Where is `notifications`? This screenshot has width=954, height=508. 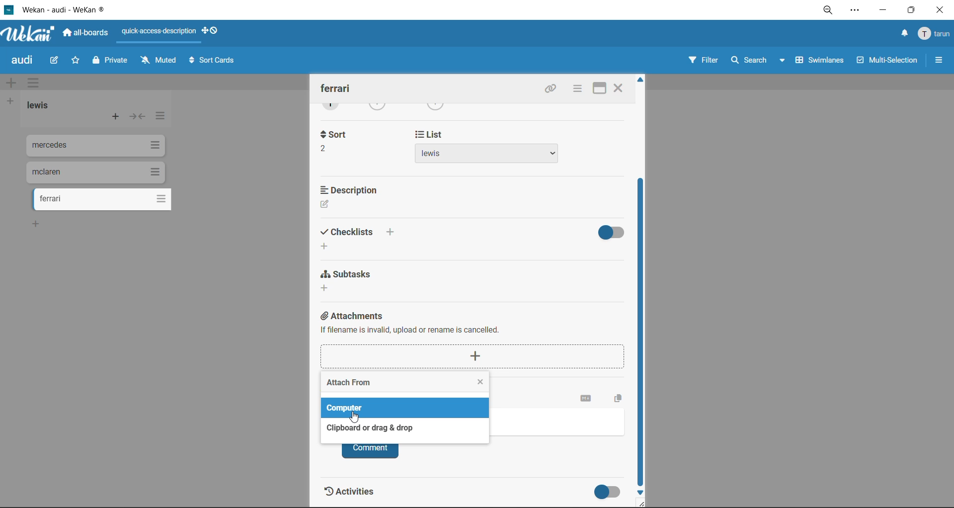 notifications is located at coordinates (905, 33).